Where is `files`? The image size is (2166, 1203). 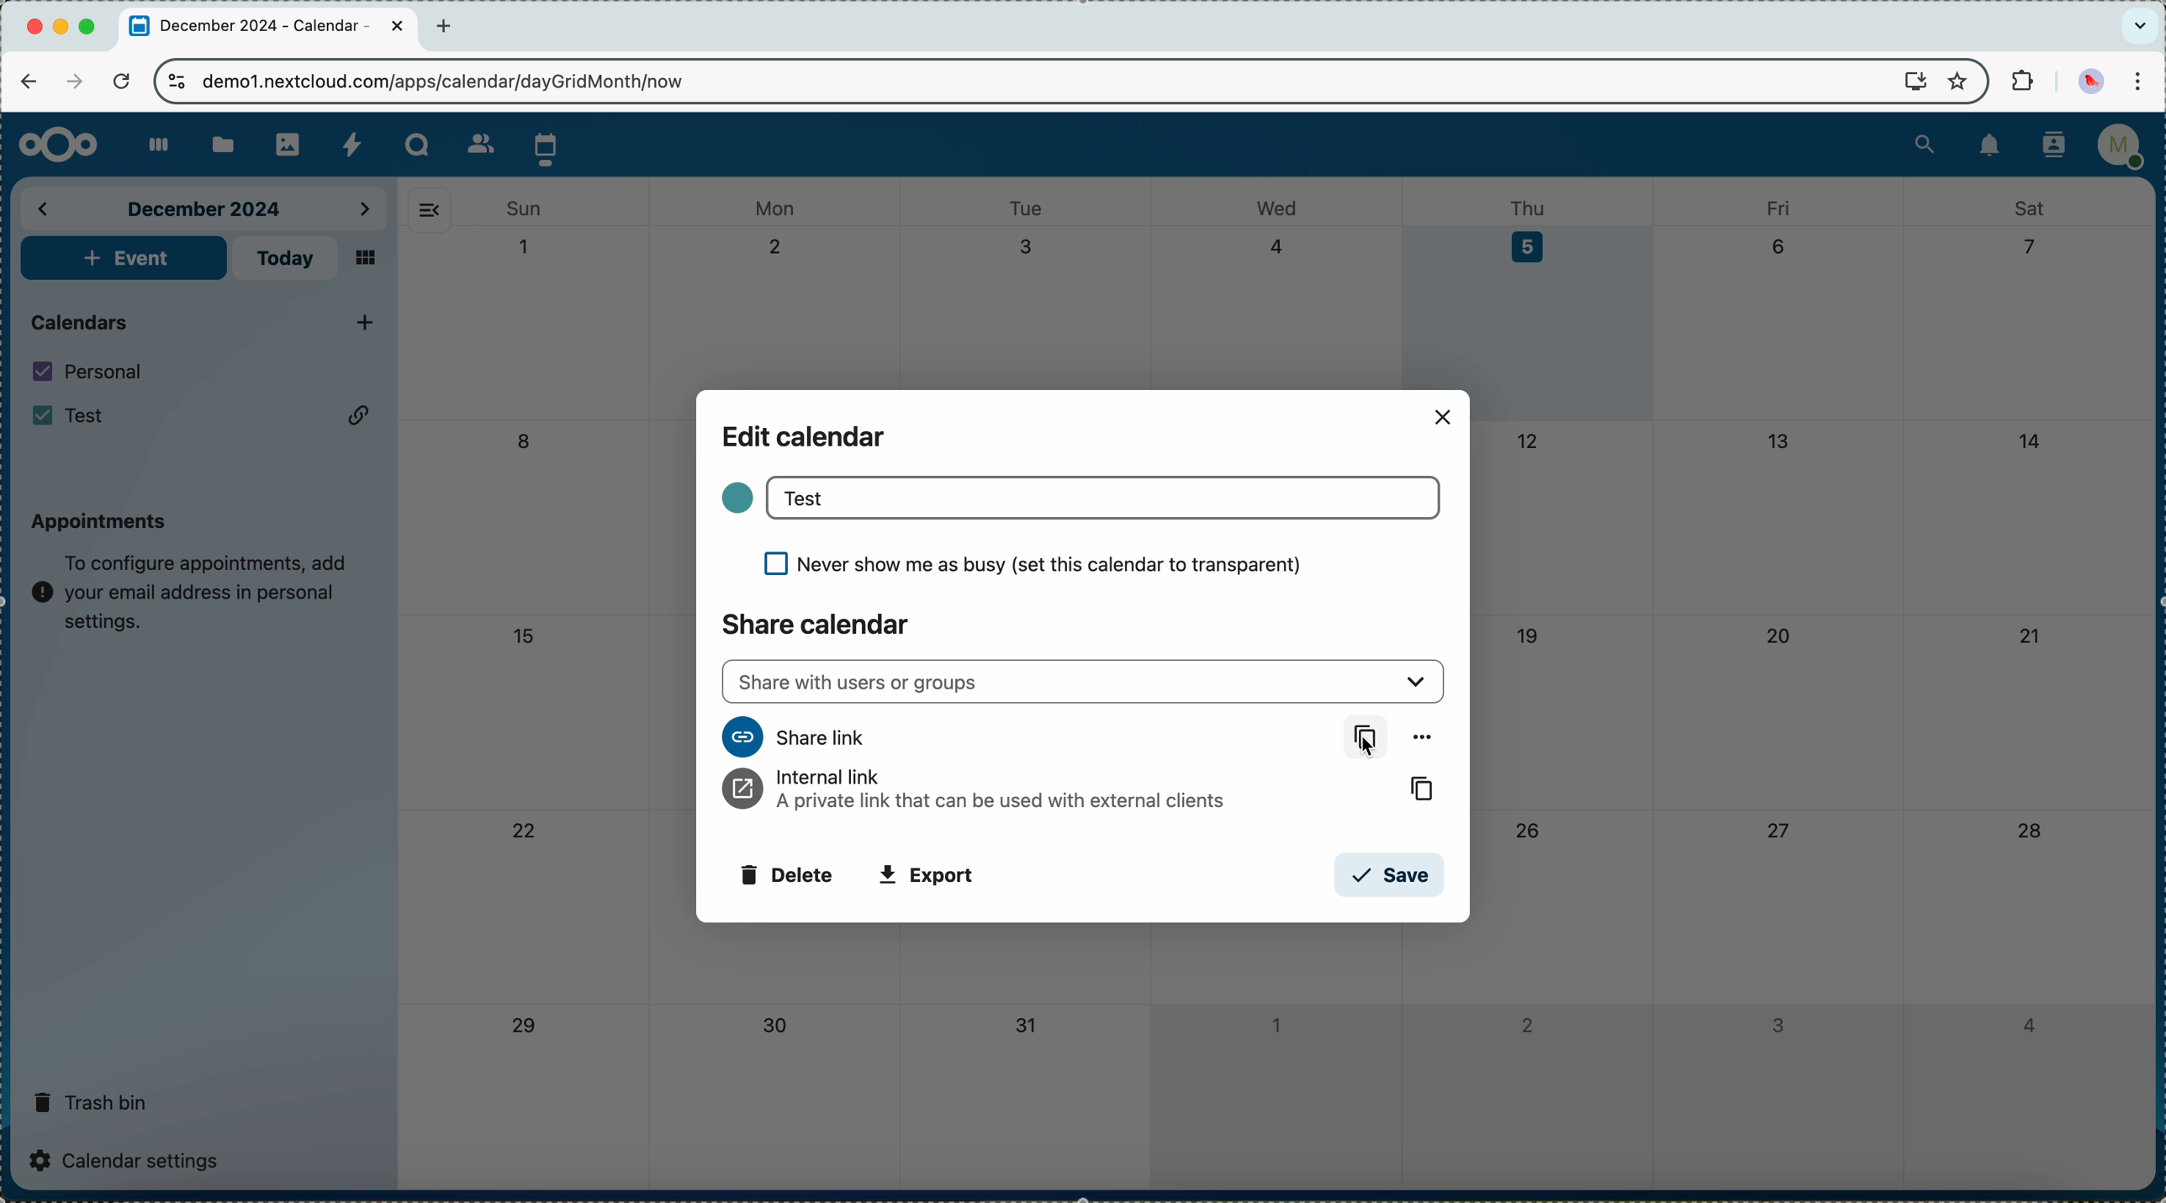
files is located at coordinates (220, 142).